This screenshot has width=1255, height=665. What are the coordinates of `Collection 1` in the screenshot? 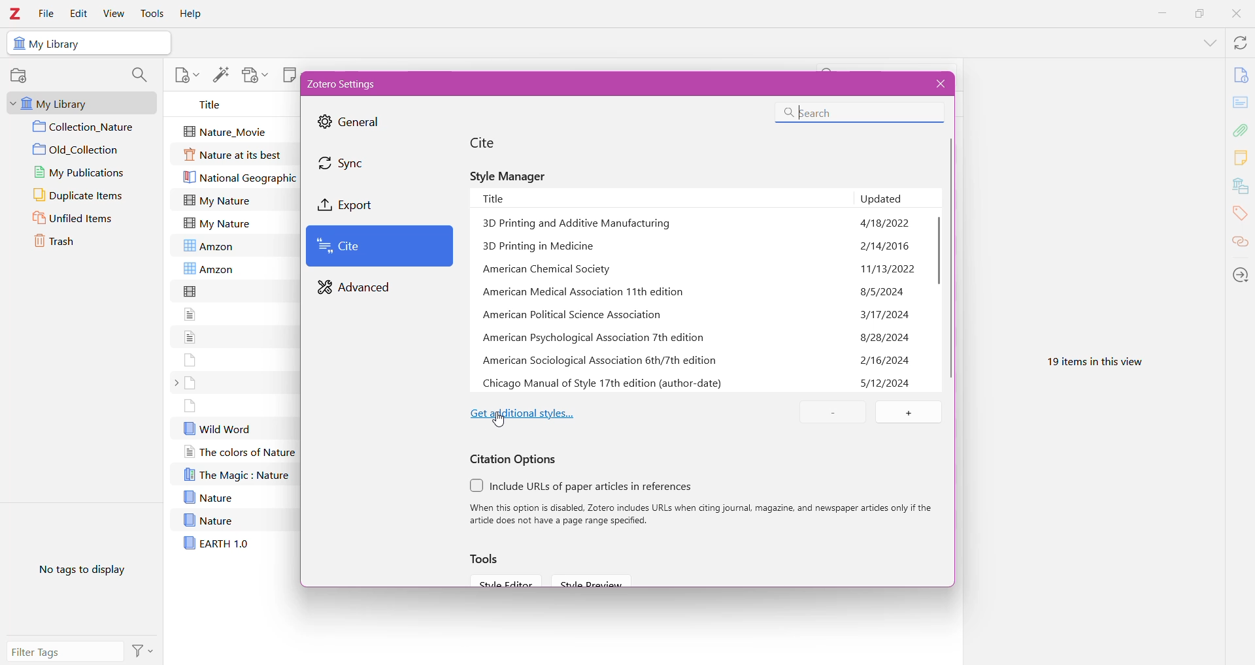 It's located at (87, 127).